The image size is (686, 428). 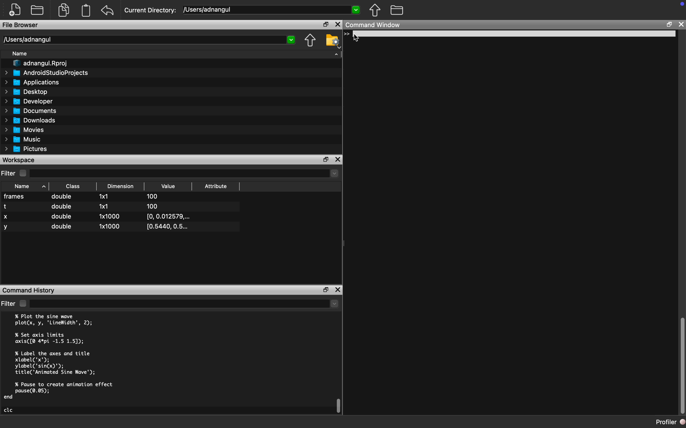 What do you see at coordinates (21, 26) in the screenshot?
I see `File Browser` at bounding box center [21, 26].